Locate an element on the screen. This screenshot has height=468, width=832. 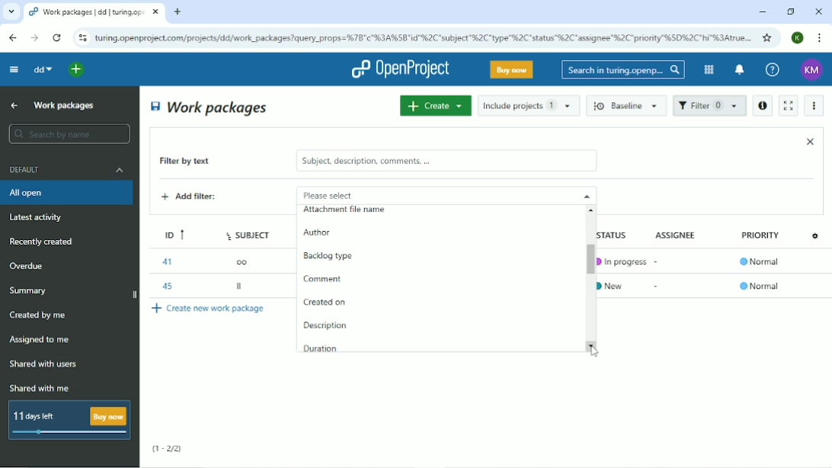
(1-2/2) is located at coordinates (168, 449).